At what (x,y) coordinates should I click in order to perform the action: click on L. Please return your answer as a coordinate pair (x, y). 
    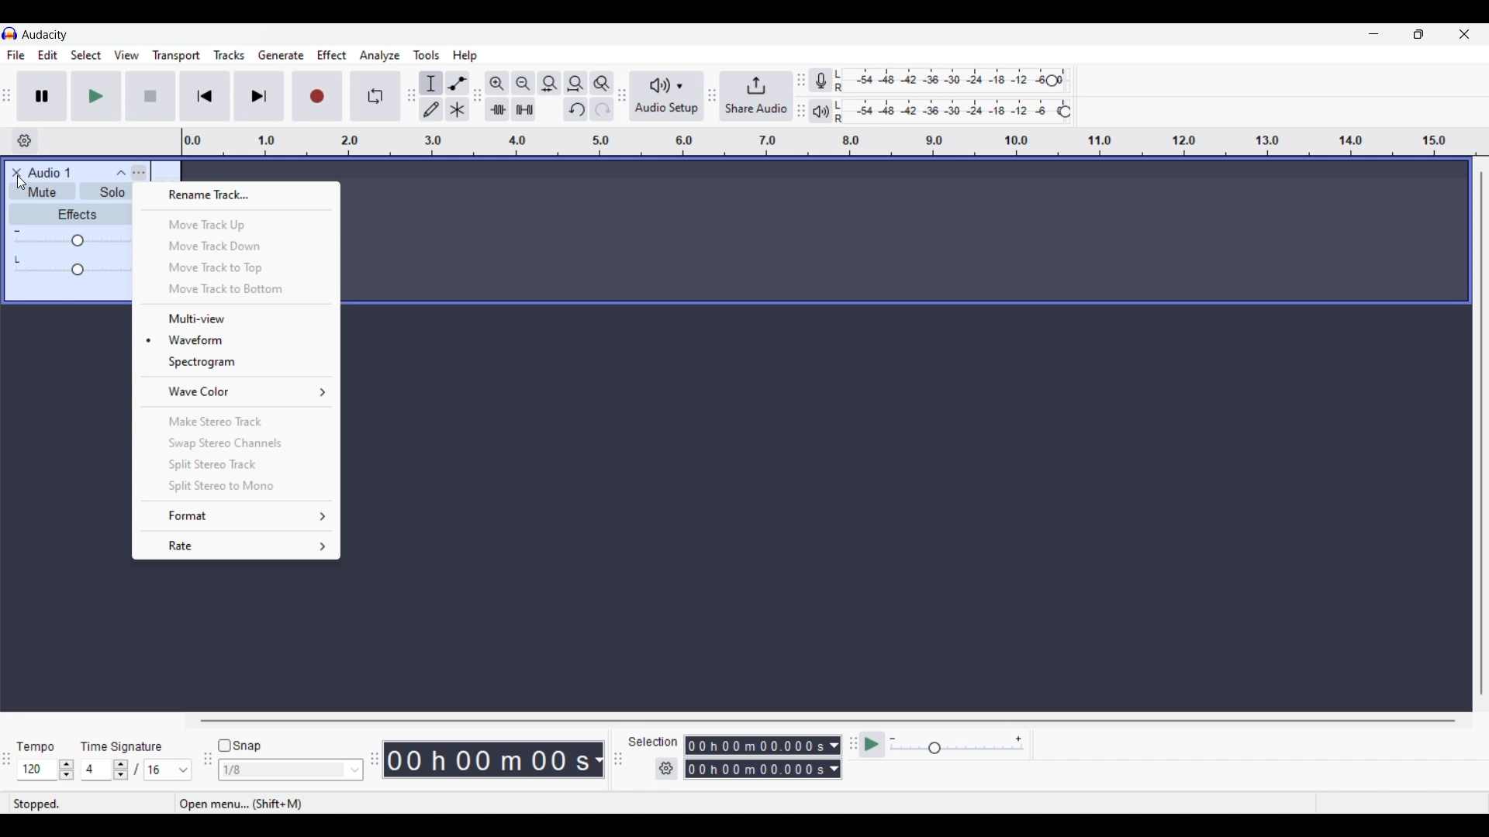
    Looking at the image, I should click on (19, 259).